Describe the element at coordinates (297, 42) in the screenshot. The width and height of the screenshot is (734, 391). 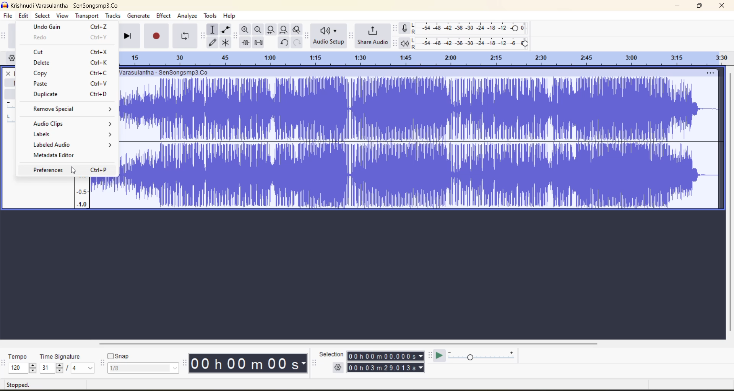
I see `redo` at that location.